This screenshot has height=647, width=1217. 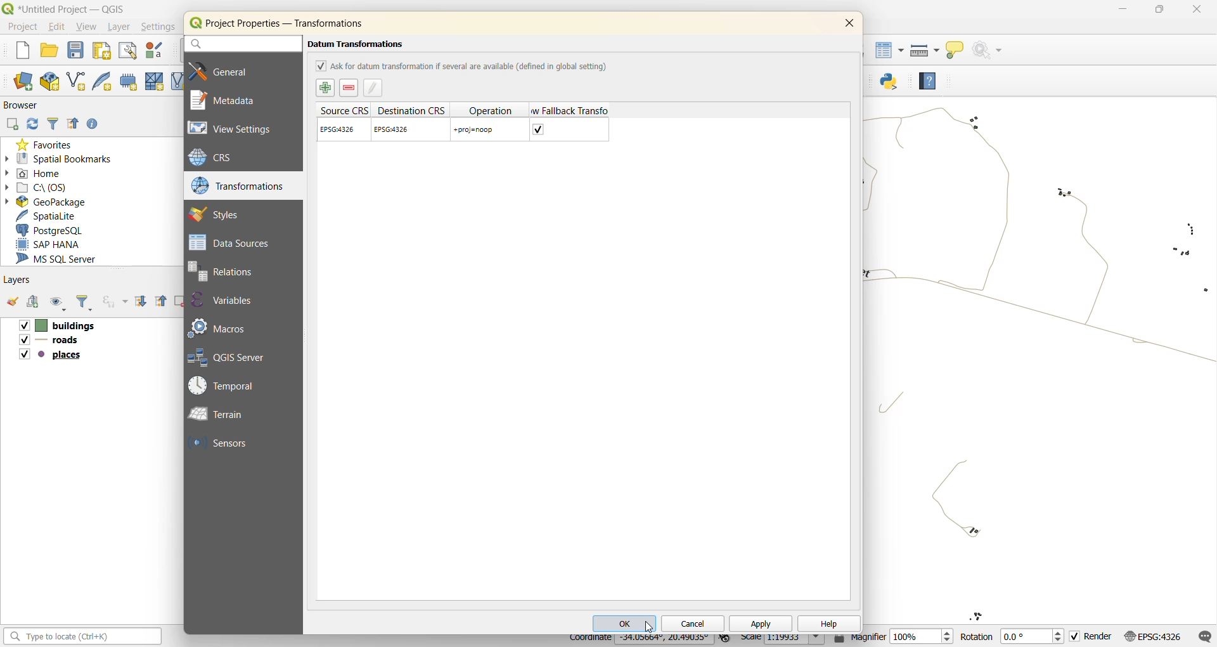 I want to click on selected, so click(x=540, y=129).